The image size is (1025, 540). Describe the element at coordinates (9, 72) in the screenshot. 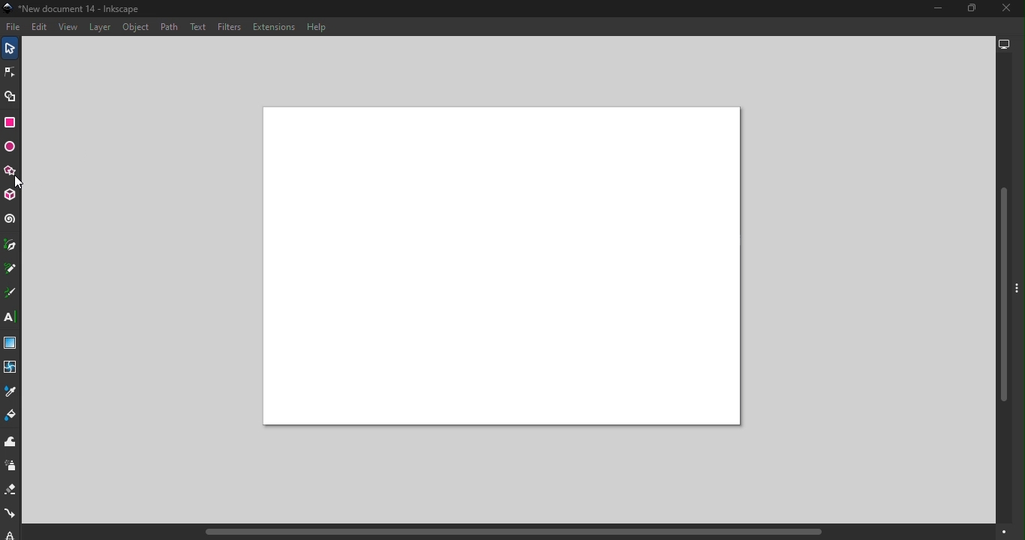

I see `Node tool` at that location.